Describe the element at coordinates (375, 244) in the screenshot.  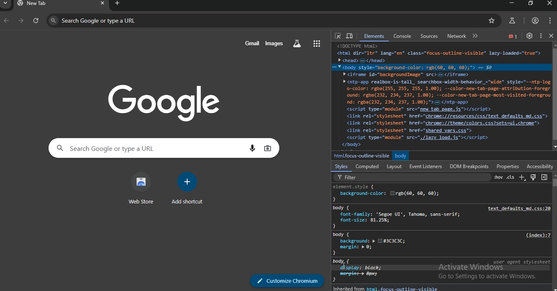
I see `body {background: » [1#3G33C;margin: » 0;}` at that location.